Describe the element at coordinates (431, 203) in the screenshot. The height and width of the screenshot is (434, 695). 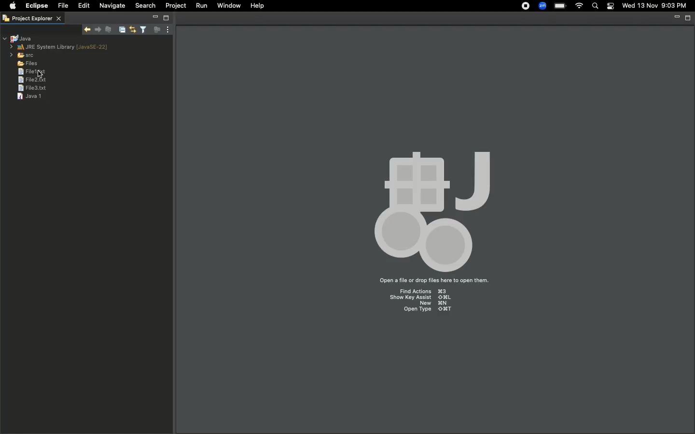
I see `Icon` at that location.